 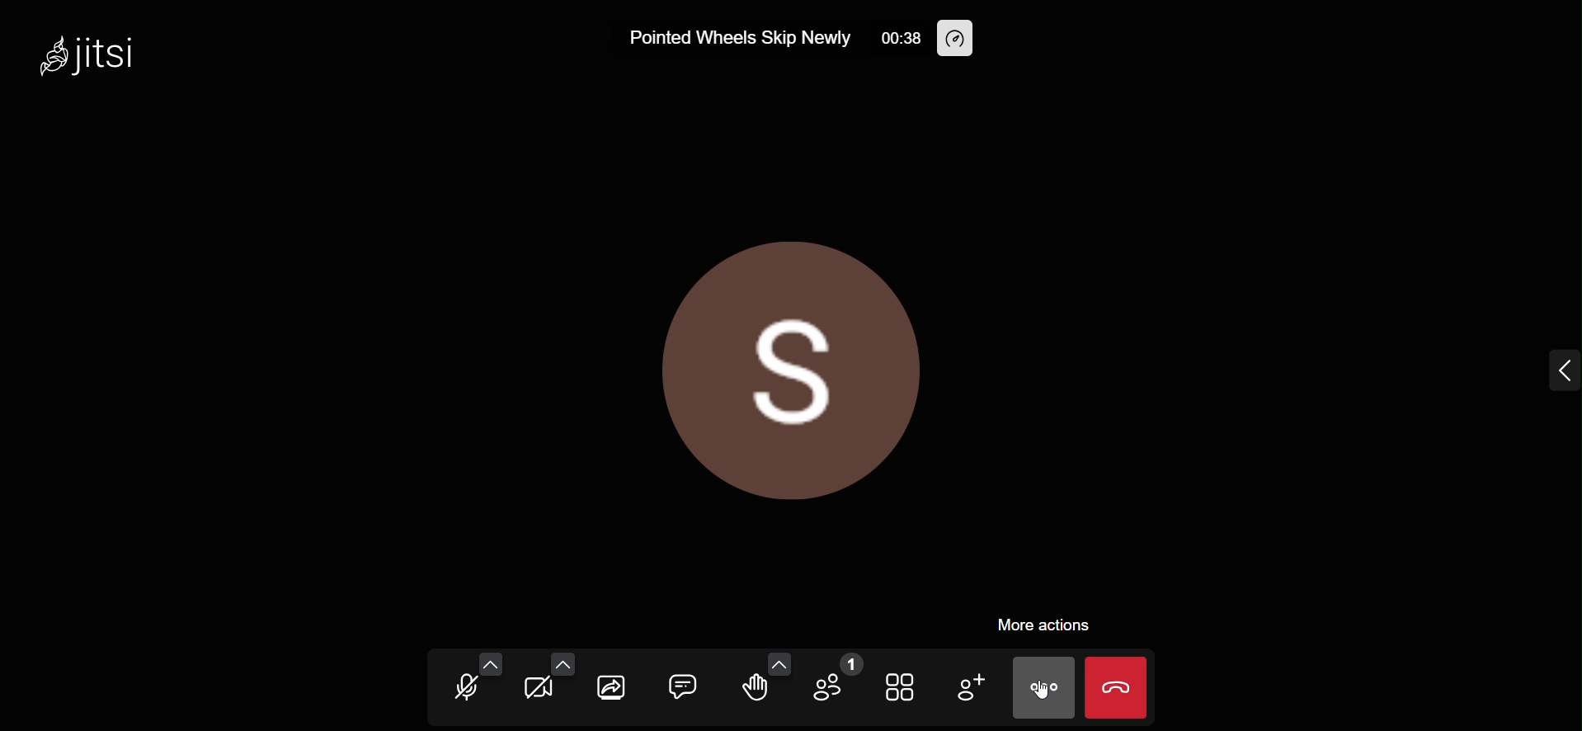 I want to click on raise your hand, so click(x=754, y=692).